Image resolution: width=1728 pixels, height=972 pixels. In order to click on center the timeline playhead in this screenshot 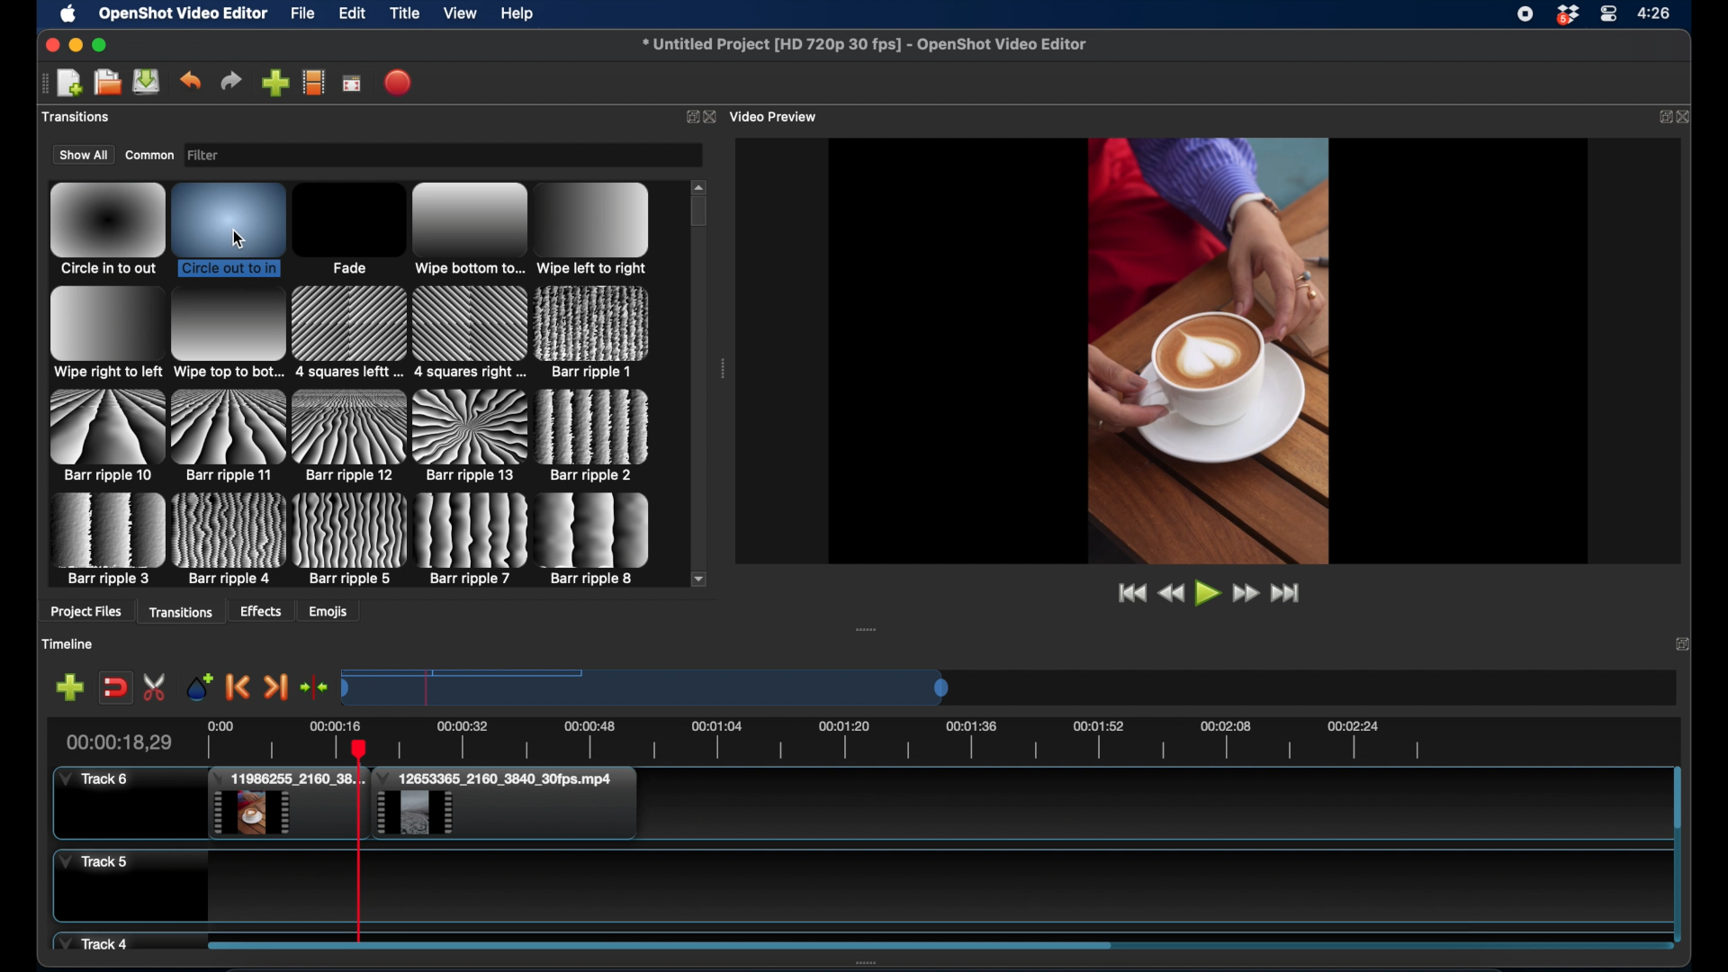, I will do `click(315, 688)`.